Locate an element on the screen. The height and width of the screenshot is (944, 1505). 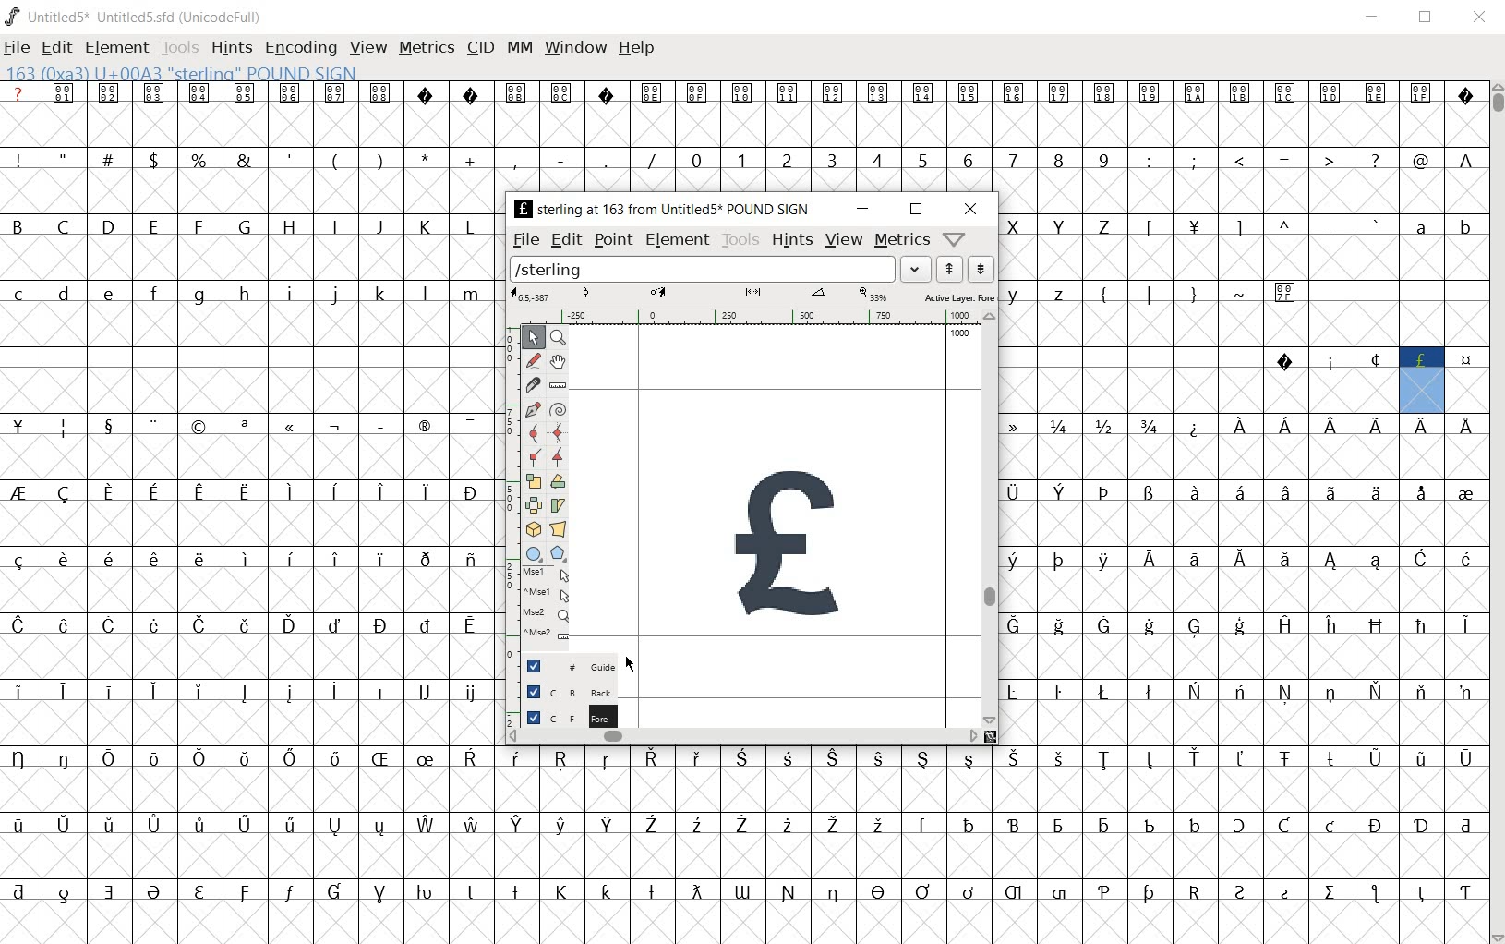
+ is located at coordinates (472, 161).